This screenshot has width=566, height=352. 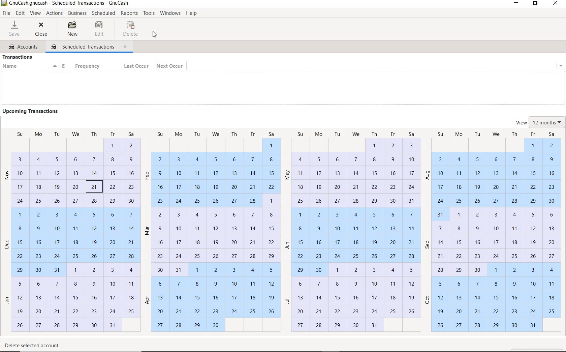 I want to click on ACTIONS, so click(x=55, y=14).